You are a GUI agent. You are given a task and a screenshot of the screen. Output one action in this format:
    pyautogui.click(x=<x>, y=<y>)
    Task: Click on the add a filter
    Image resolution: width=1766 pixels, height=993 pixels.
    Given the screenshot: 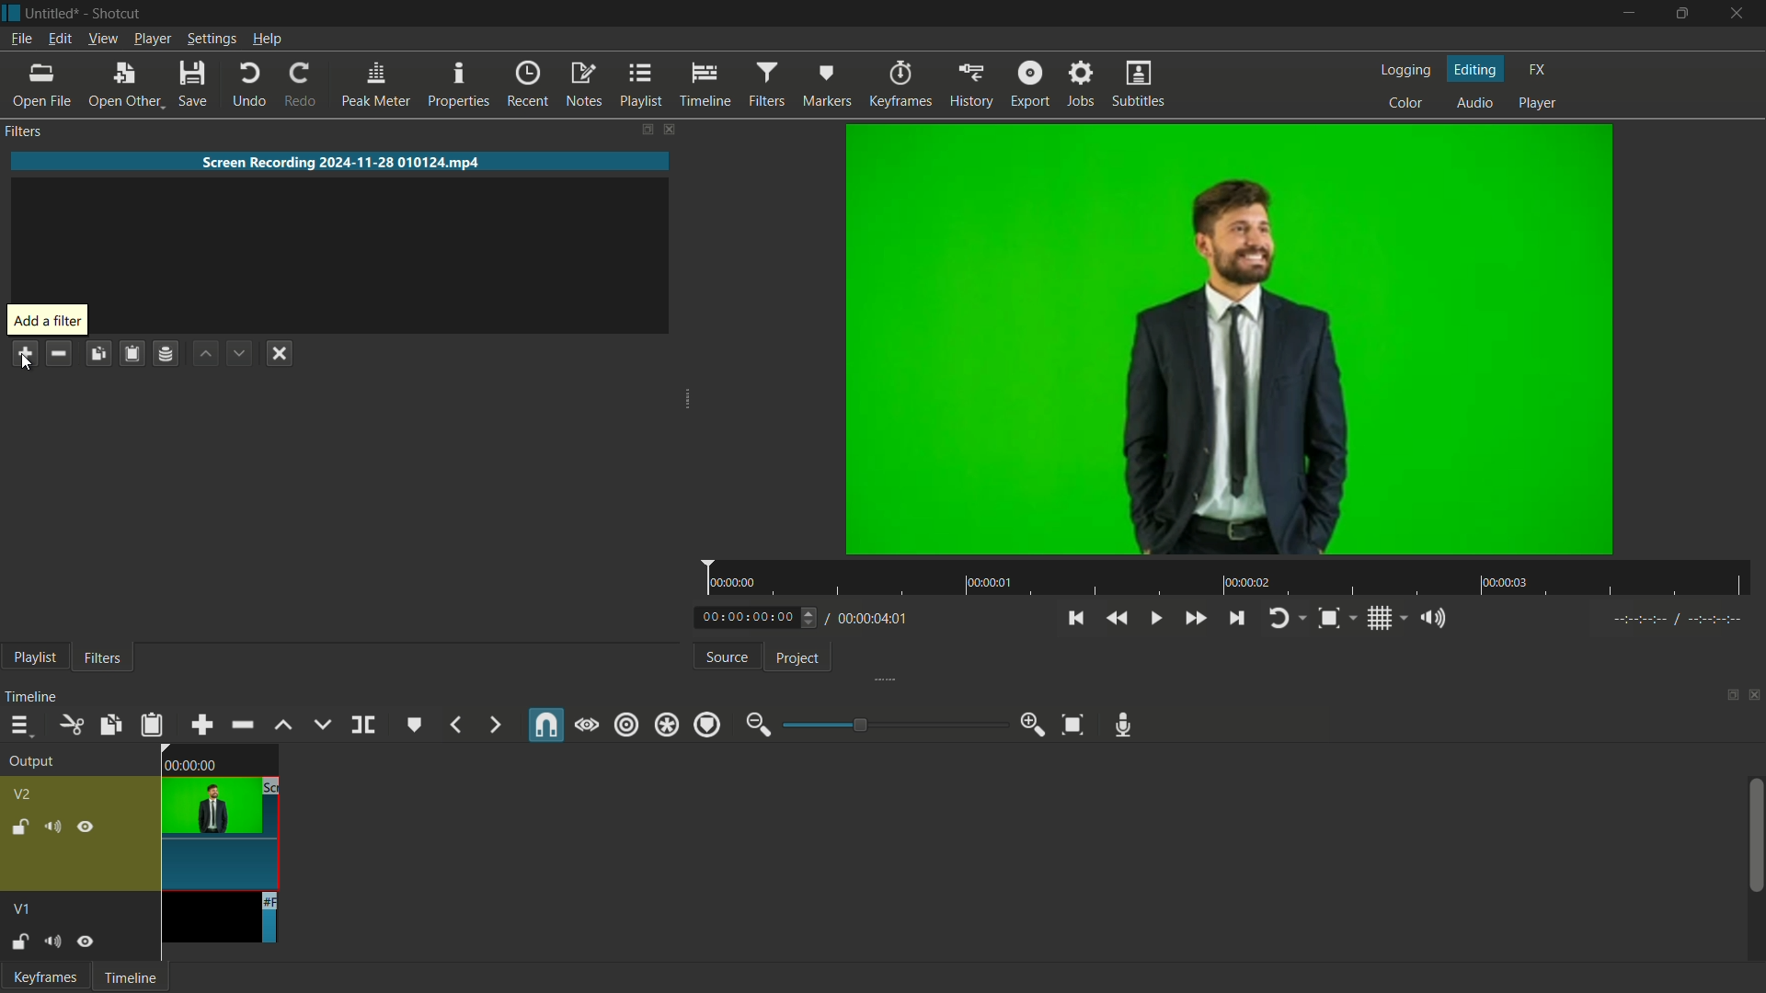 What is the action you would take?
    pyautogui.click(x=47, y=320)
    